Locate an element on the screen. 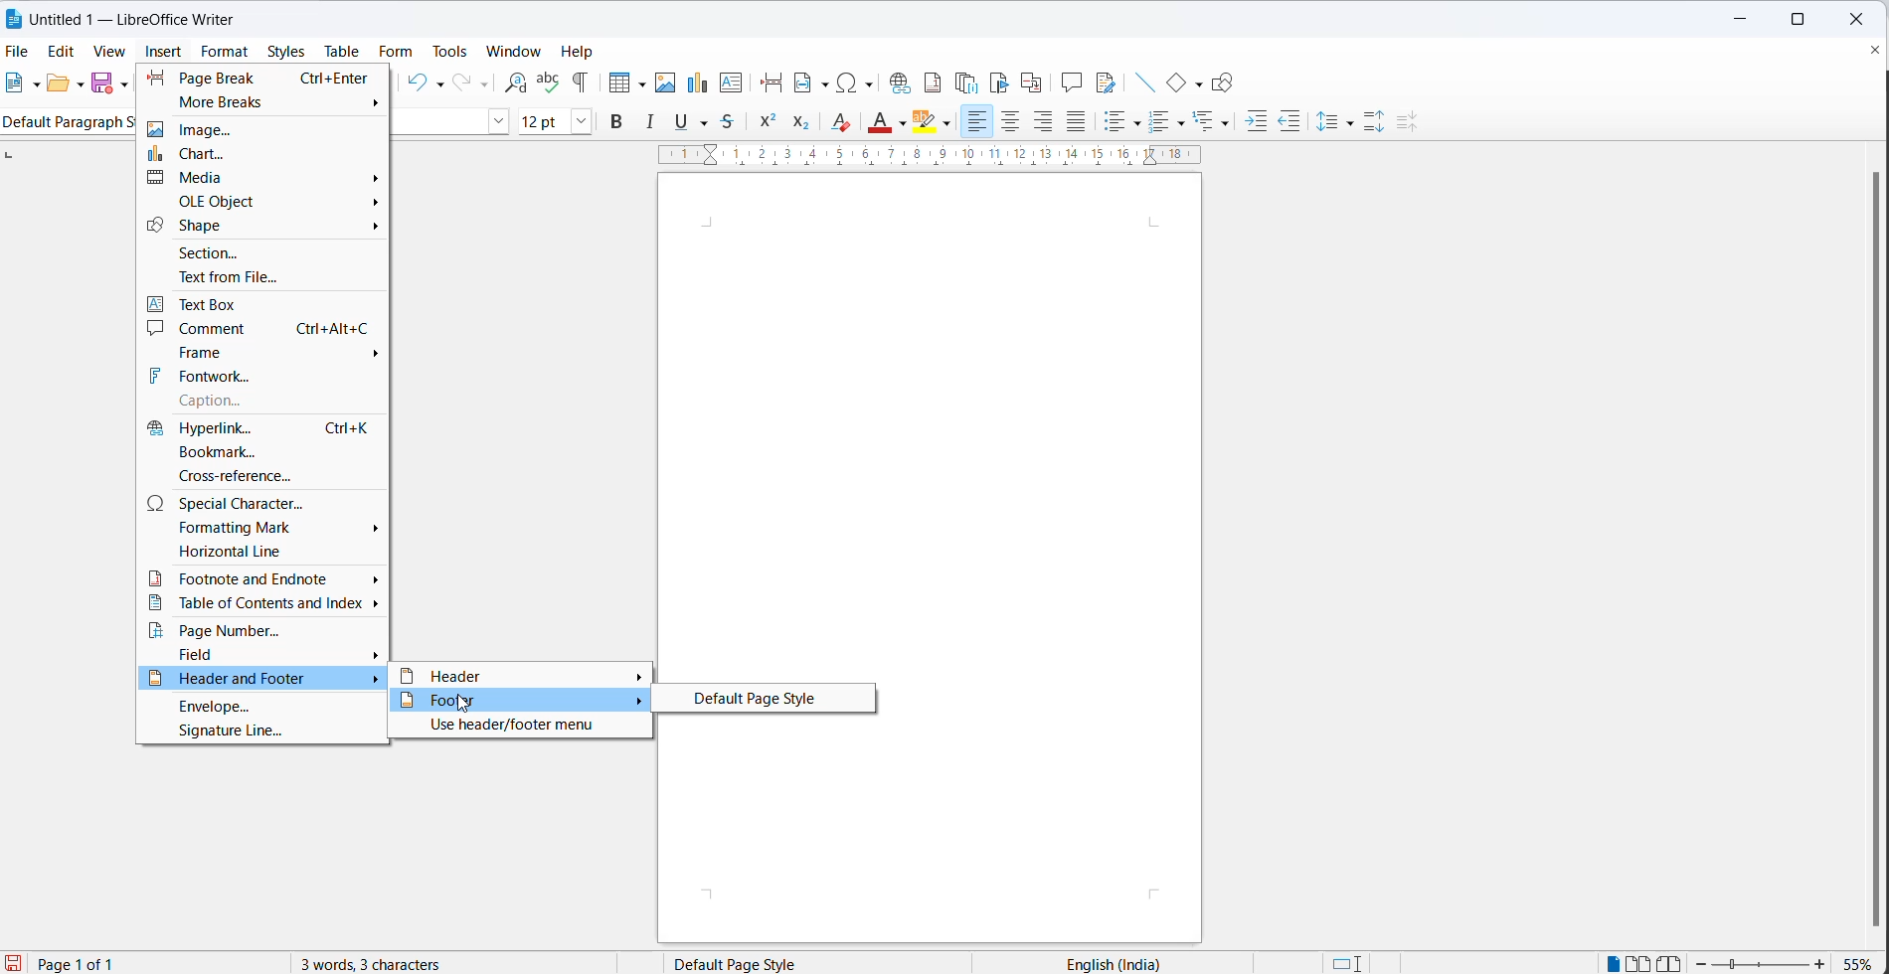 The image size is (1889, 974). text align right is located at coordinates (1044, 122).